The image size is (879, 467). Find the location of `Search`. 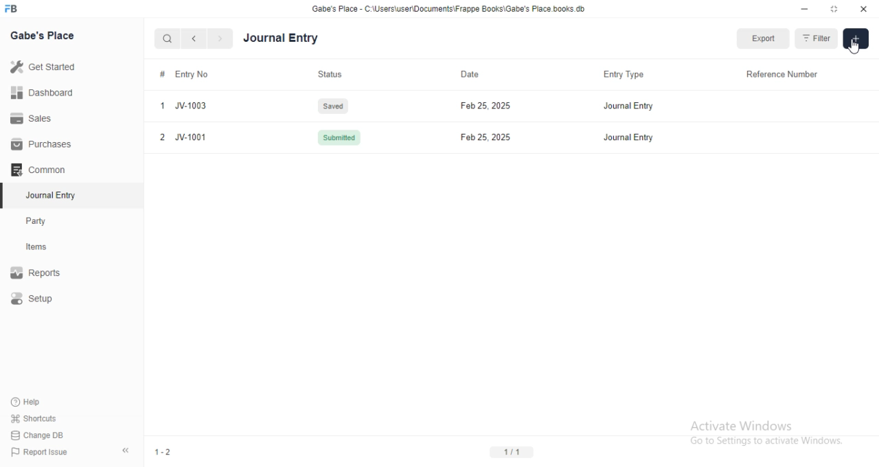

Search is located at coordinates (164, 38).